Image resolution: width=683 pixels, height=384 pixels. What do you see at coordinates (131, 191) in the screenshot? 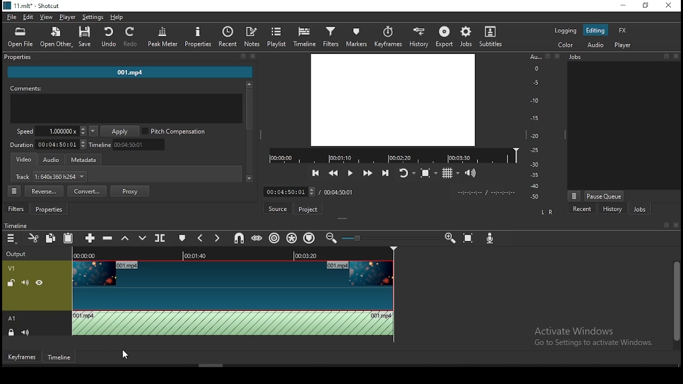
I see `proxy` at bounding box center [131, 191].